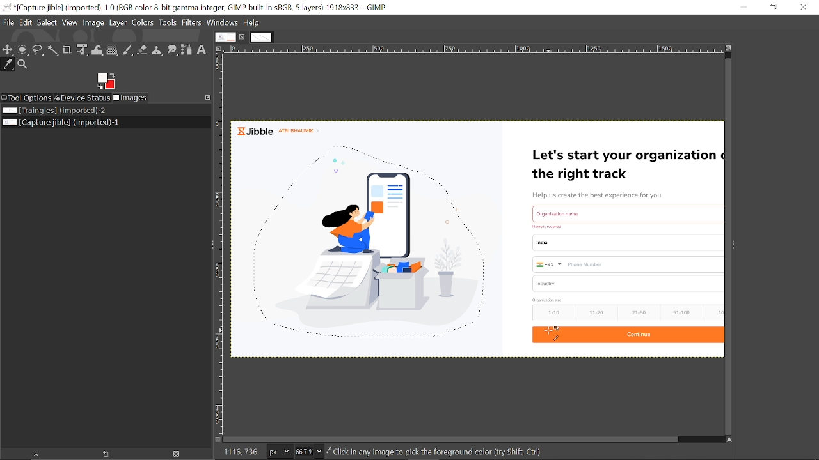 Image resolution: width=819 pixels, height=460 pixels. I want to click on CLose display, so click(177, 454).